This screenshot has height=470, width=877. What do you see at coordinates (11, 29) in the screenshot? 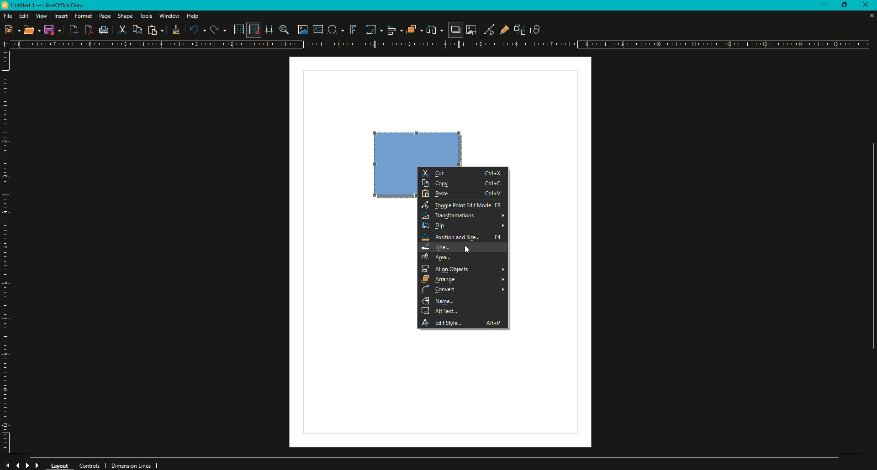
I see `New` at bounding box center [11, 29].